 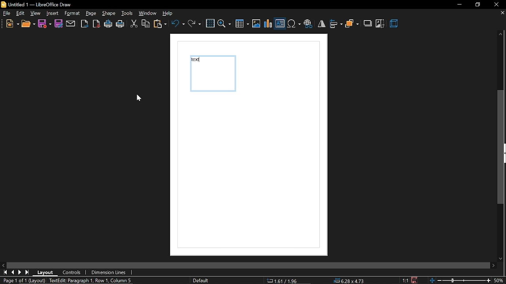 What do you see at coordinates (202, 280) in the screenshot?
I see `page style` at bounding box center [202, 280].